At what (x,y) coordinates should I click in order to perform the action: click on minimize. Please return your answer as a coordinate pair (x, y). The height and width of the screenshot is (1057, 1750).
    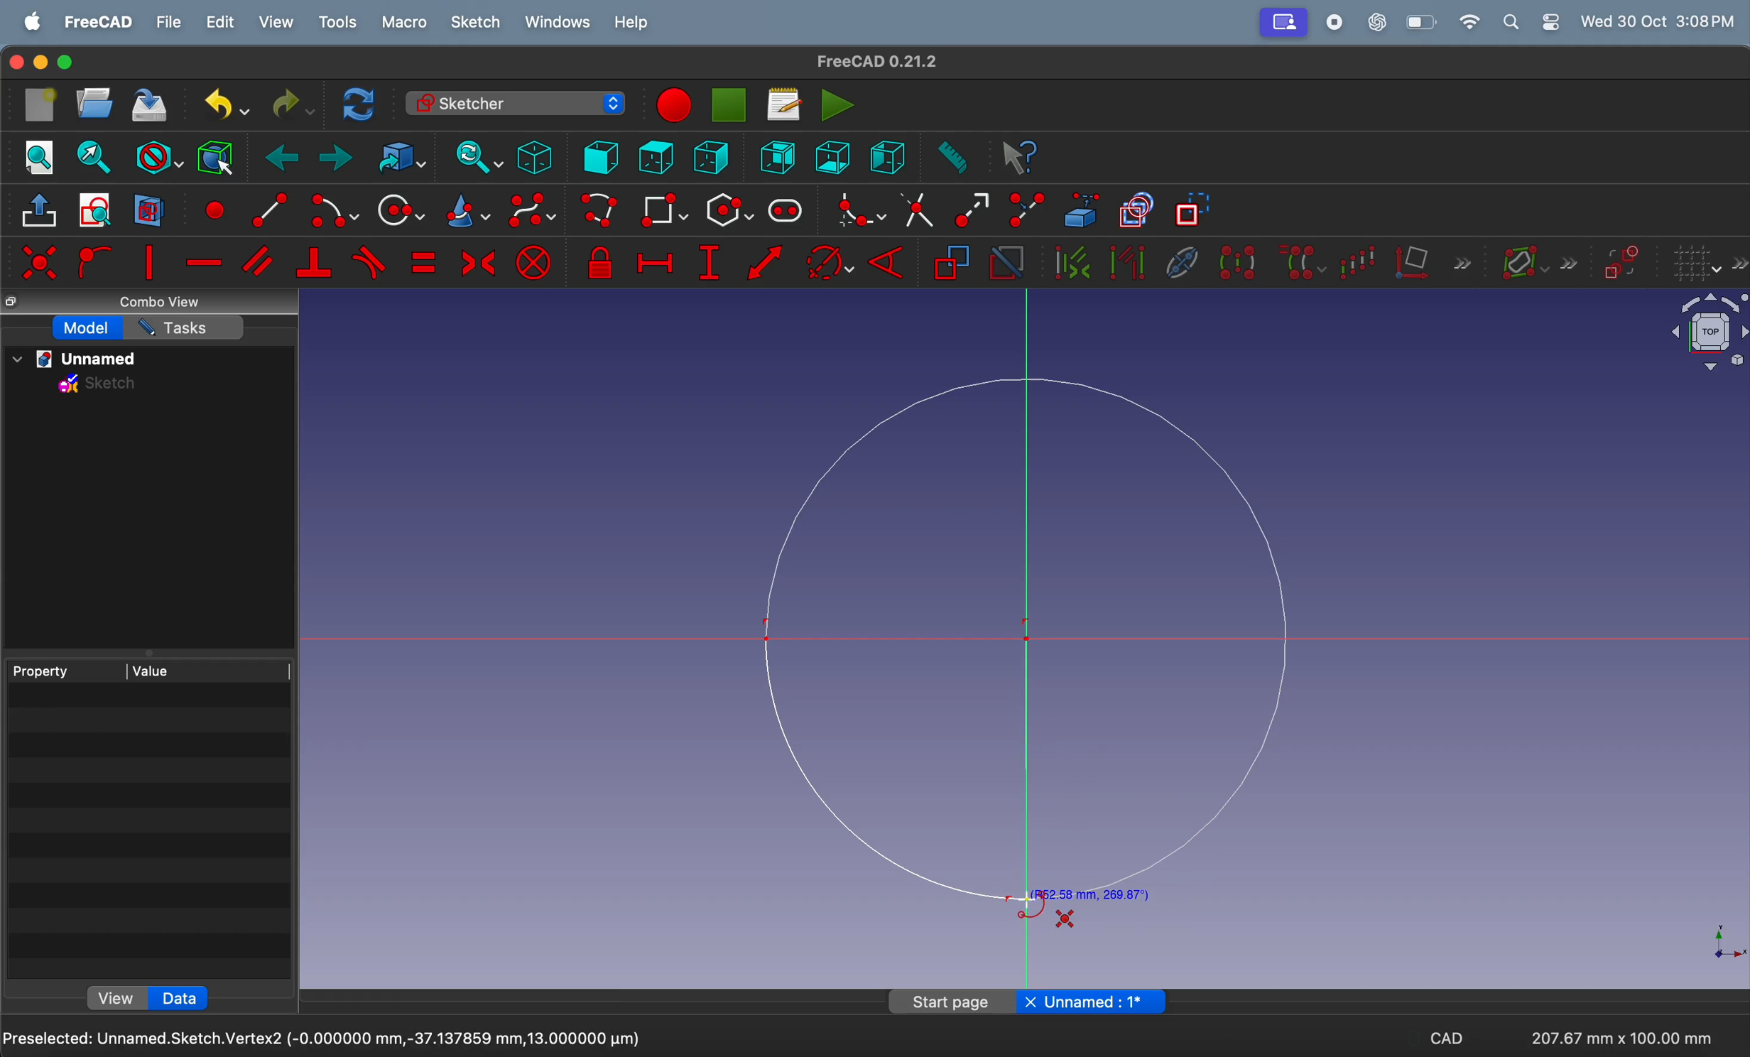
    Looking at the image, I should click on (42, 63).